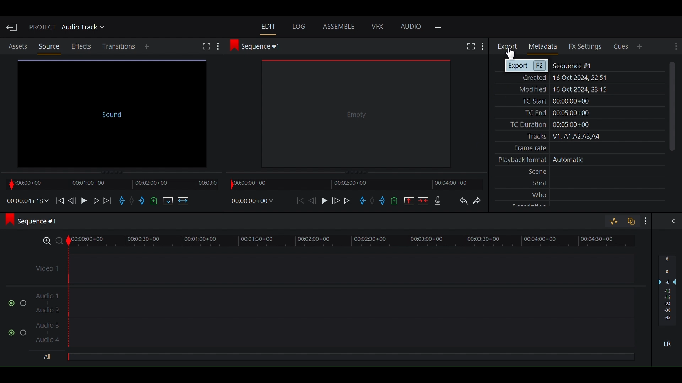 This screenshot has height=383, width=682. What do you see at coordinates (630, 221) in the screenshot?
I see `Toggle audio track sync` at bounding box center [630, 221].